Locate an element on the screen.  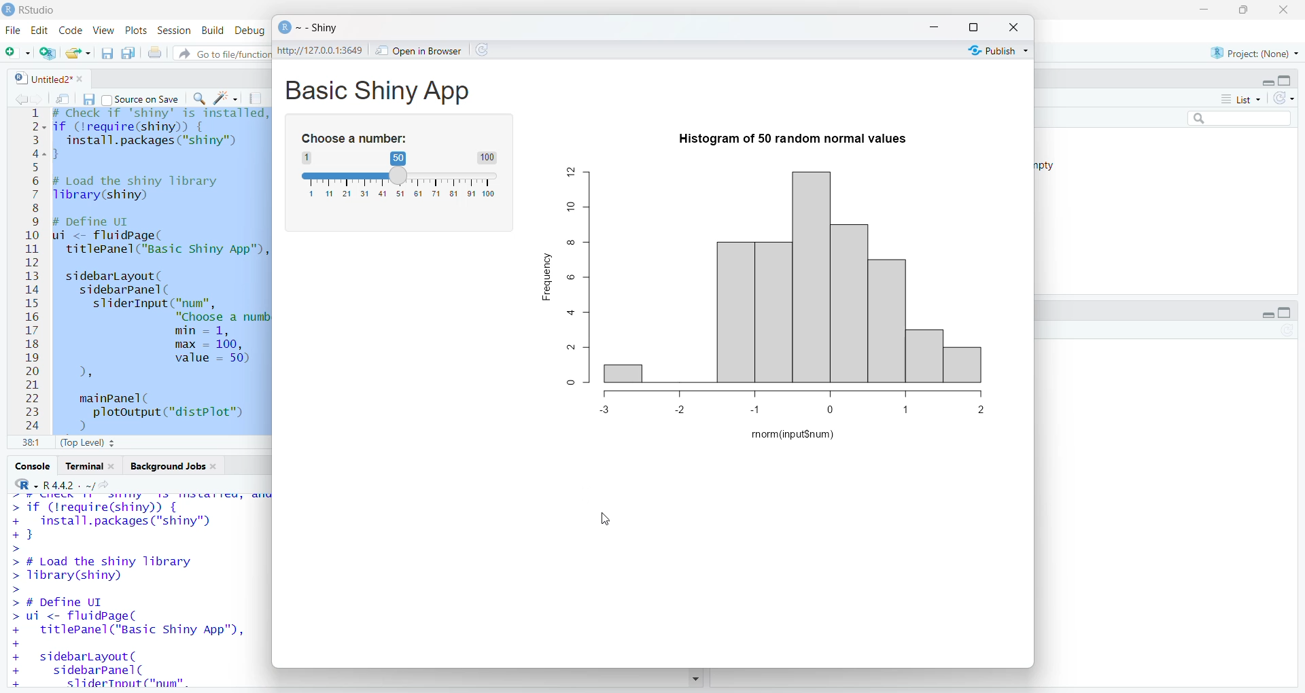
minimize is located at coordinates (934, 28).